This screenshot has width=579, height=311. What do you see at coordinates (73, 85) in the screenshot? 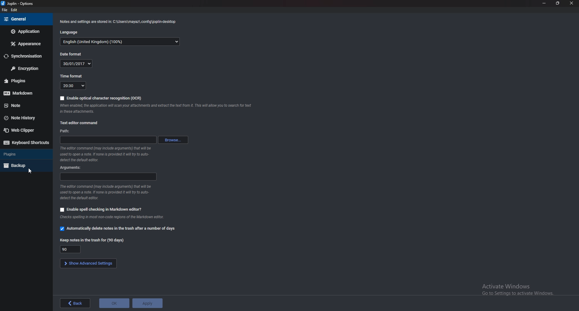
I see `Time format` at bounding box center [73, 85].